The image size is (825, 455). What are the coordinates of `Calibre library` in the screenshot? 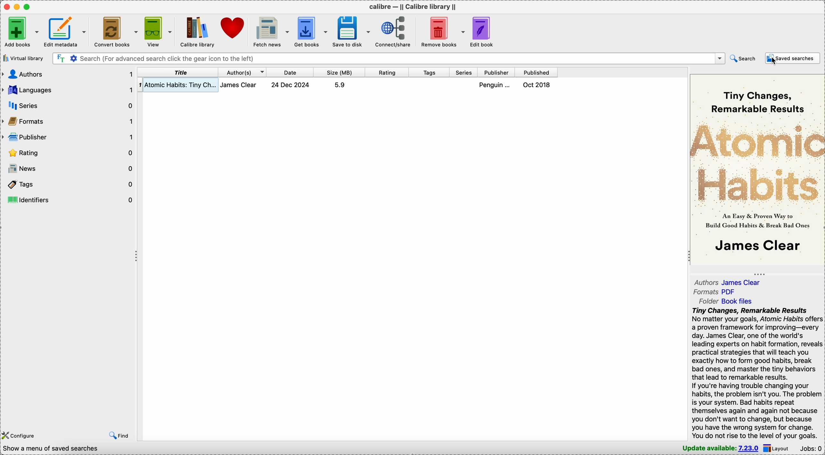 It's located at (197, 31).